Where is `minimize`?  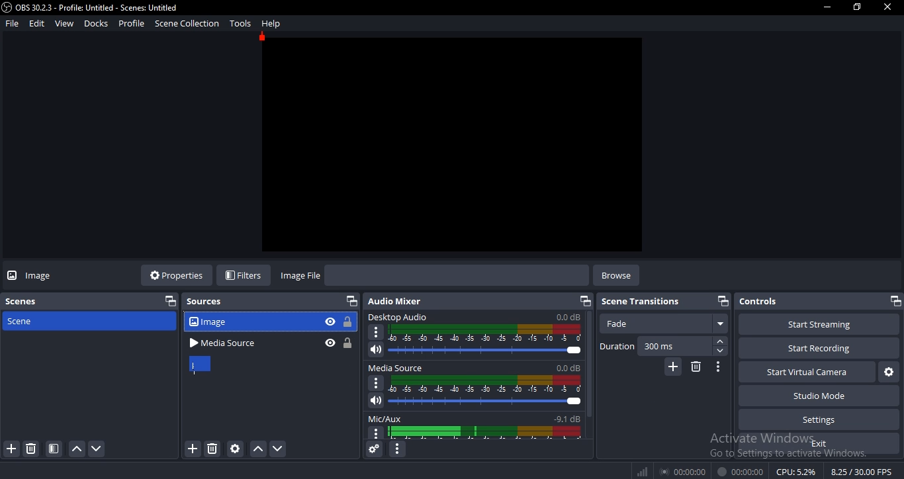
minimize is located at coordinates (825, 7).